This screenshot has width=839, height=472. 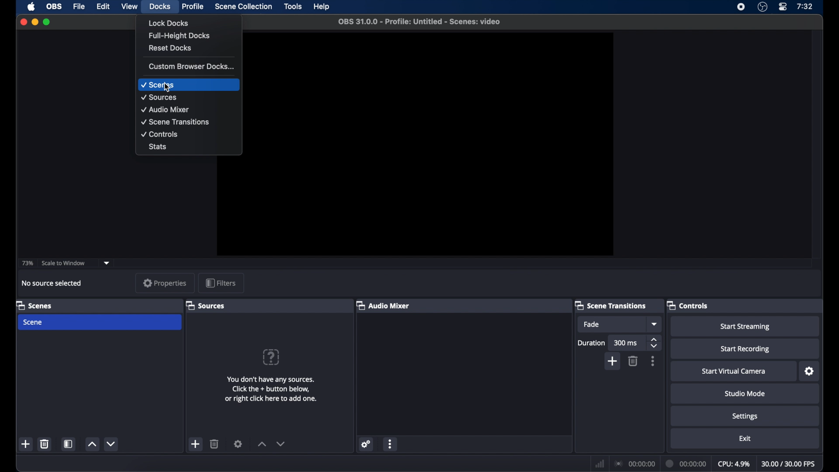 I want to click on 00:00:00, so click(x=686, y=463).